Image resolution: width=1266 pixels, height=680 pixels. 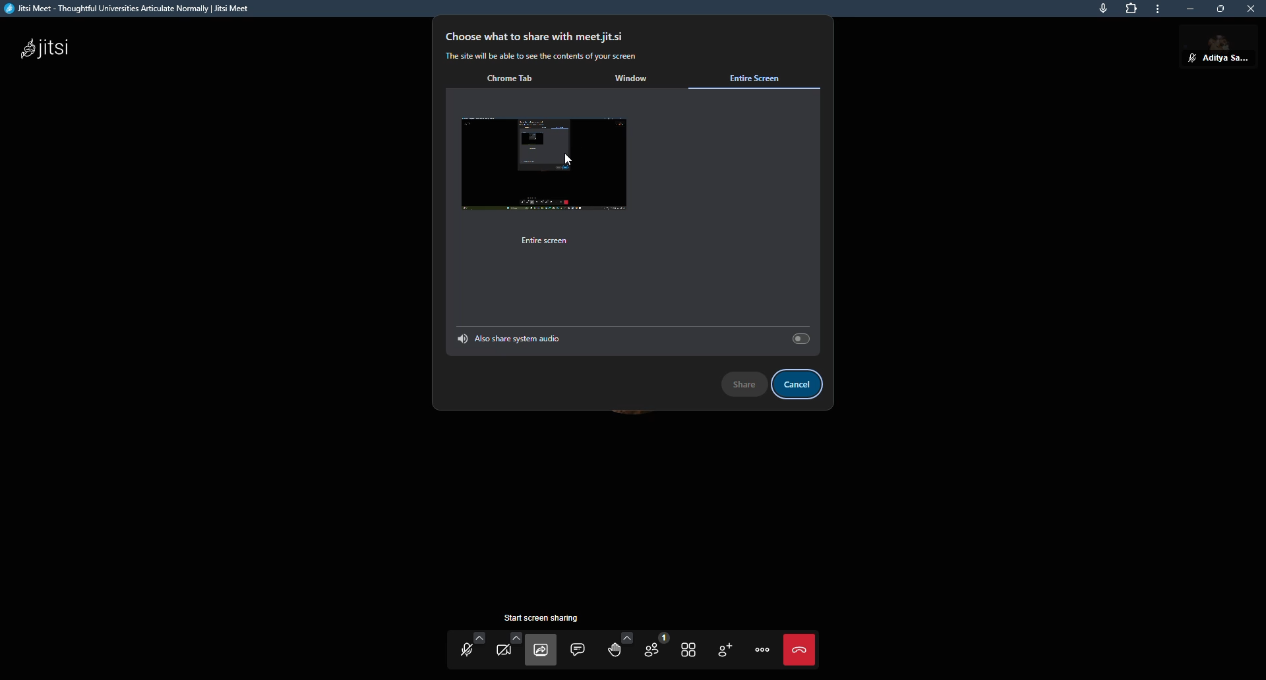 I want to click on toggle tile view, so click(x=688, y=648).